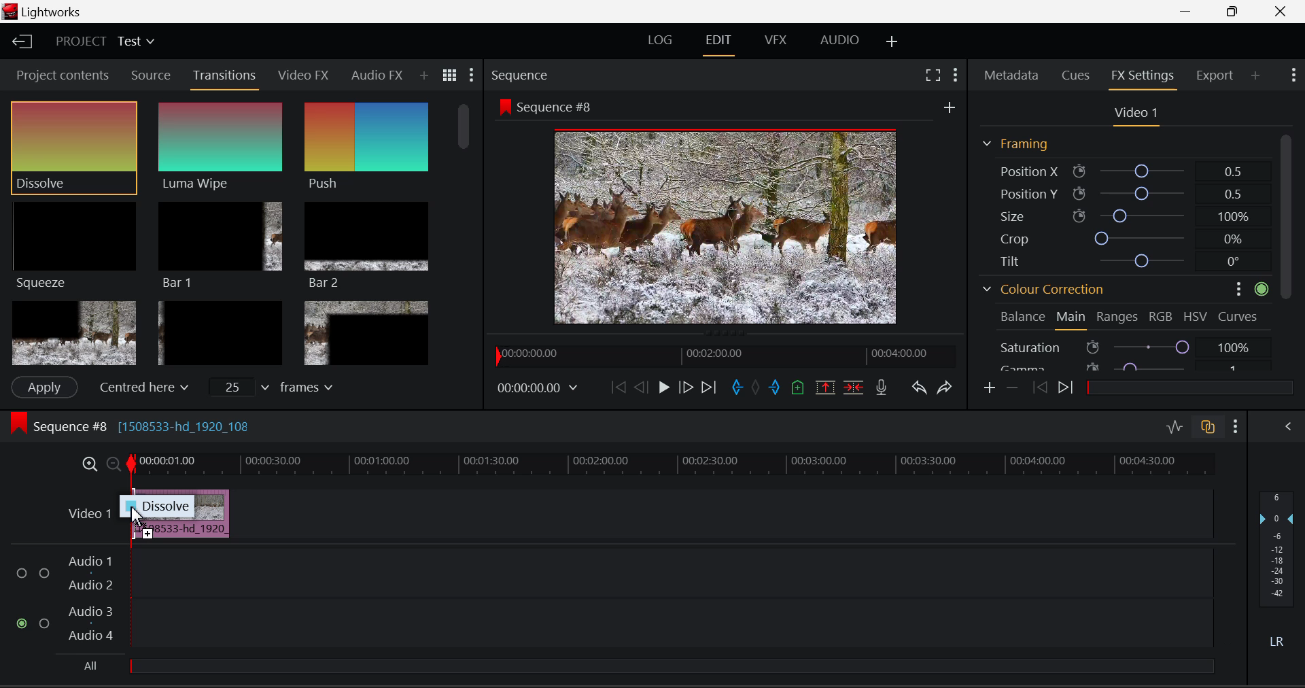 Image resolution: width=1305 pixels, height=688 pixels. I want to click on Audio, so click(360, 74).